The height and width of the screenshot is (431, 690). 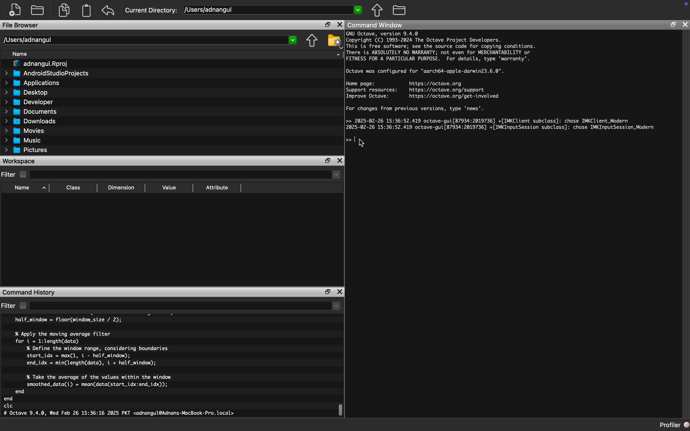 I want to click on Movies, so click(x=25, y=131).